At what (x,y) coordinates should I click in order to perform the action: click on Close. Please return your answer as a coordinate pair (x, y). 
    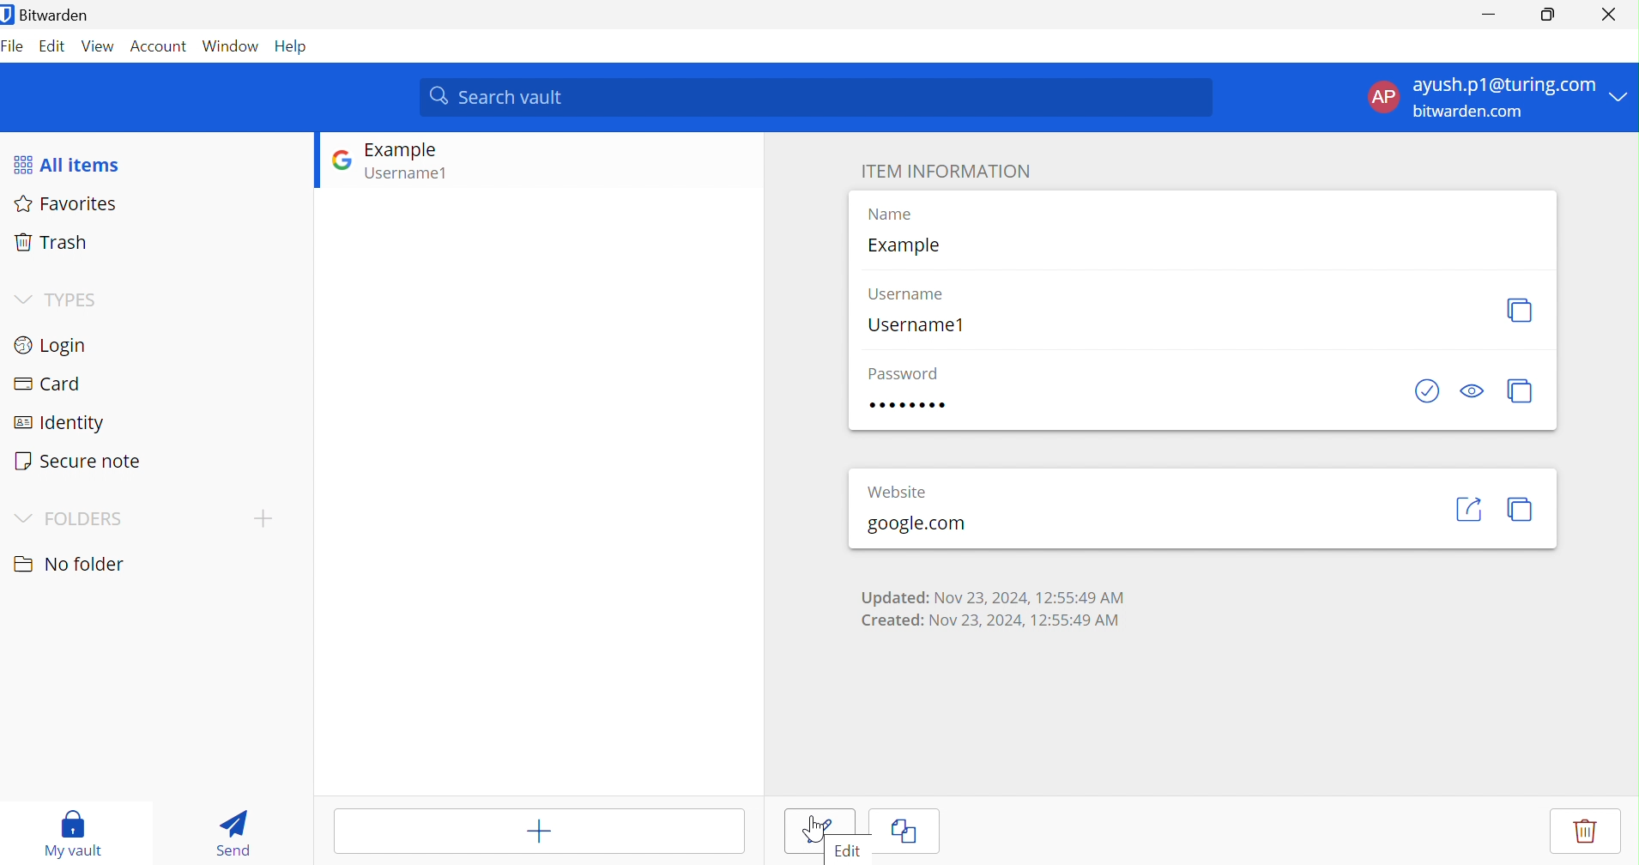
    Looking at the image, I should click on (1608, 12).